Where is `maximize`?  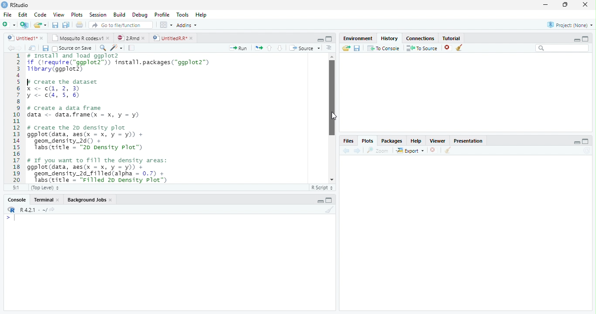
maximize is located at coordinates (566, 4).